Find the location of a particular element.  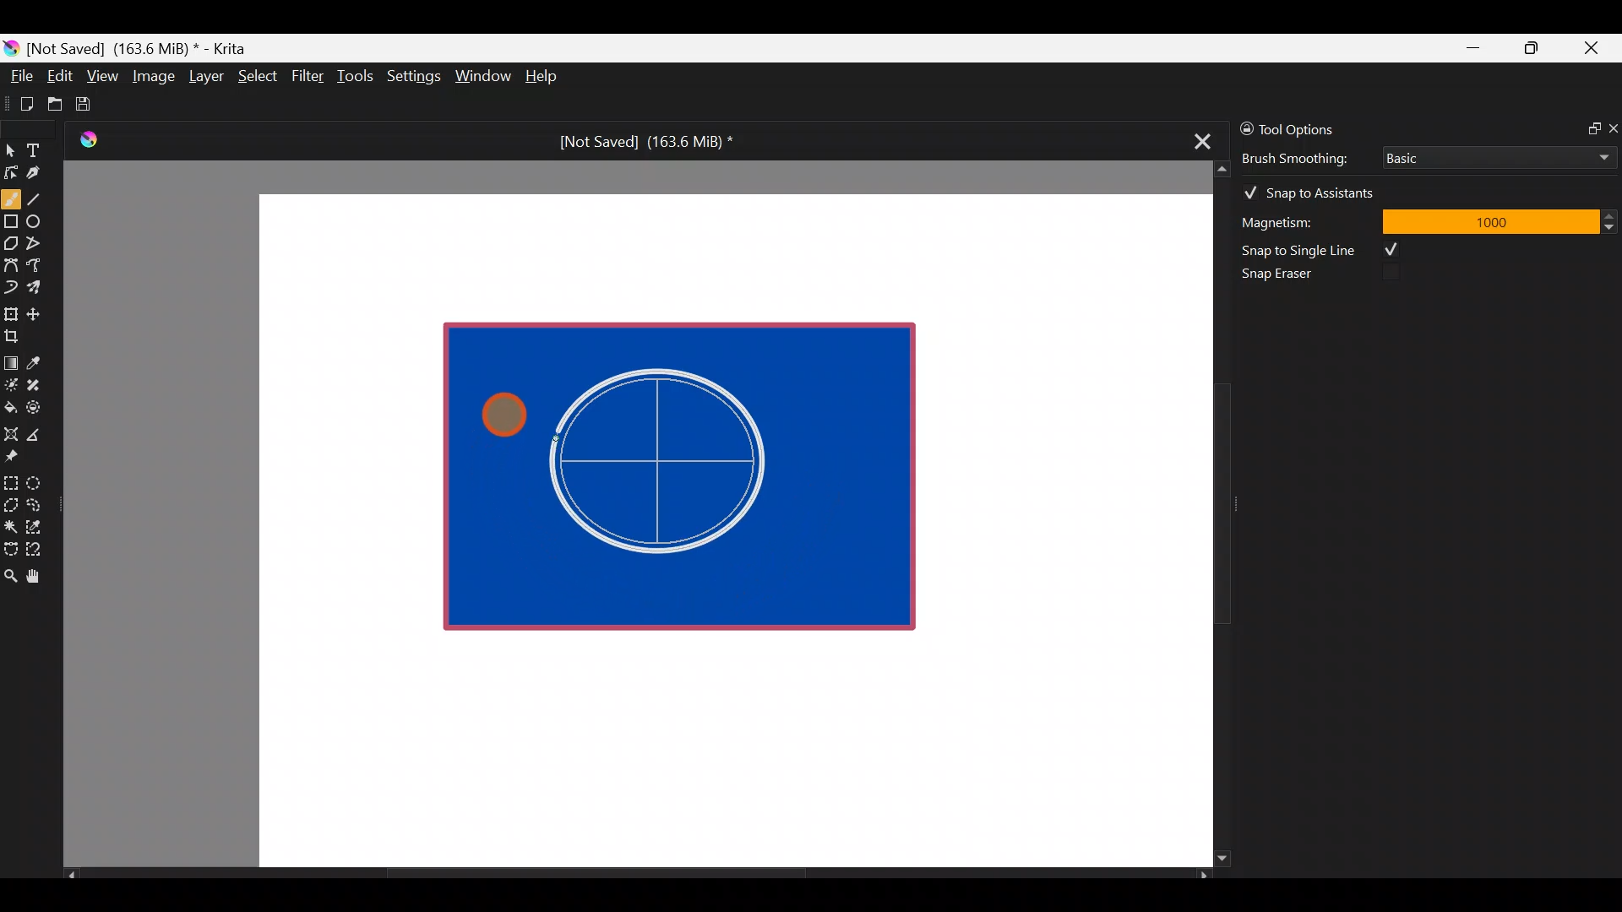

Snap to assistants is located at coordinates (1317, 189).